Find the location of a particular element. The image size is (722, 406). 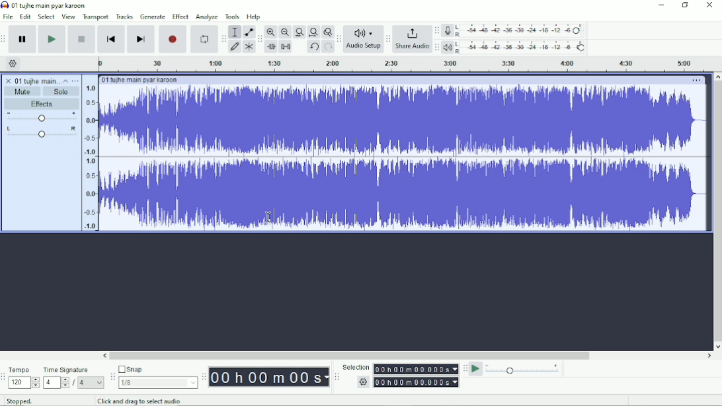

Click and drag to select audio is located at coordinates (139, 401).